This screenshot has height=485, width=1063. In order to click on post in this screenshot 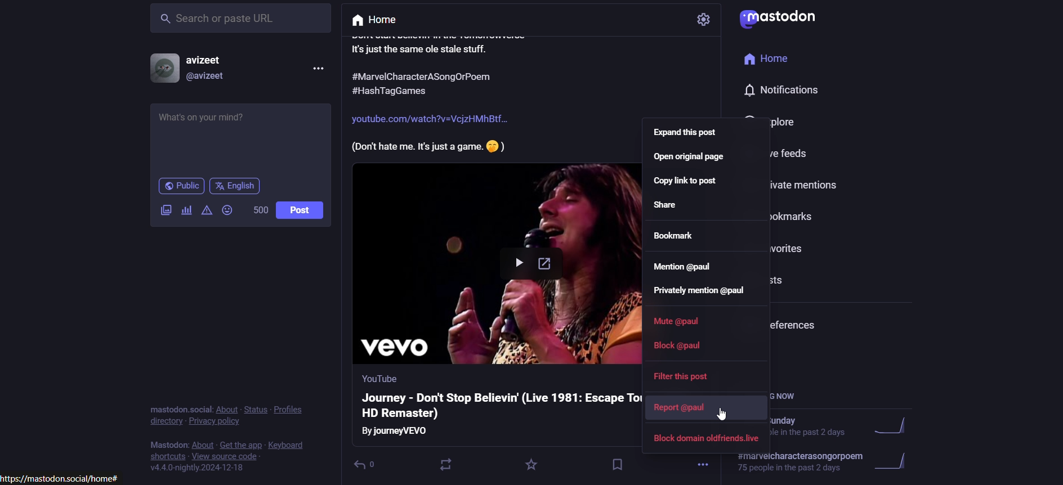, I will do `click(302, 212)`.